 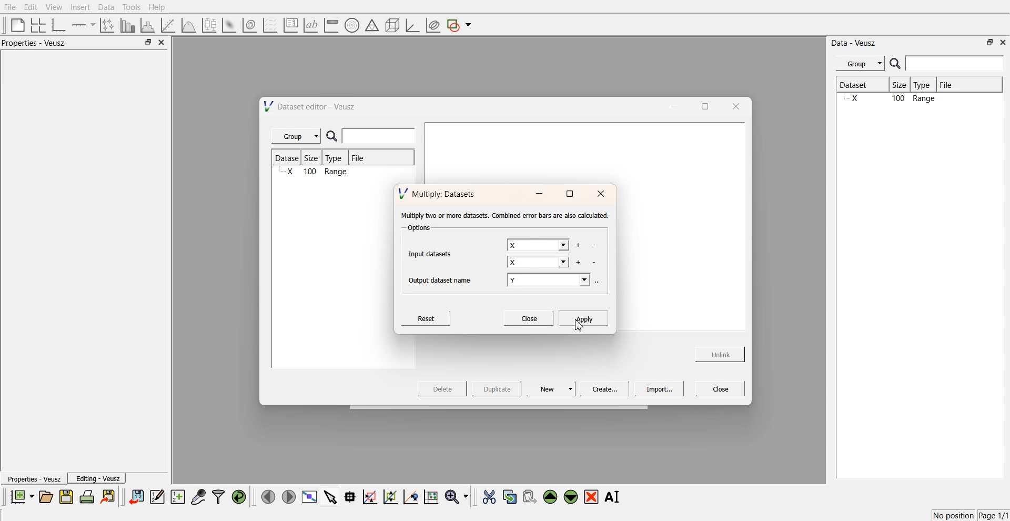 What do you see at coordinates (79, 7) in the screenshot?
I see `Insert` at bounding box center [79, 7].